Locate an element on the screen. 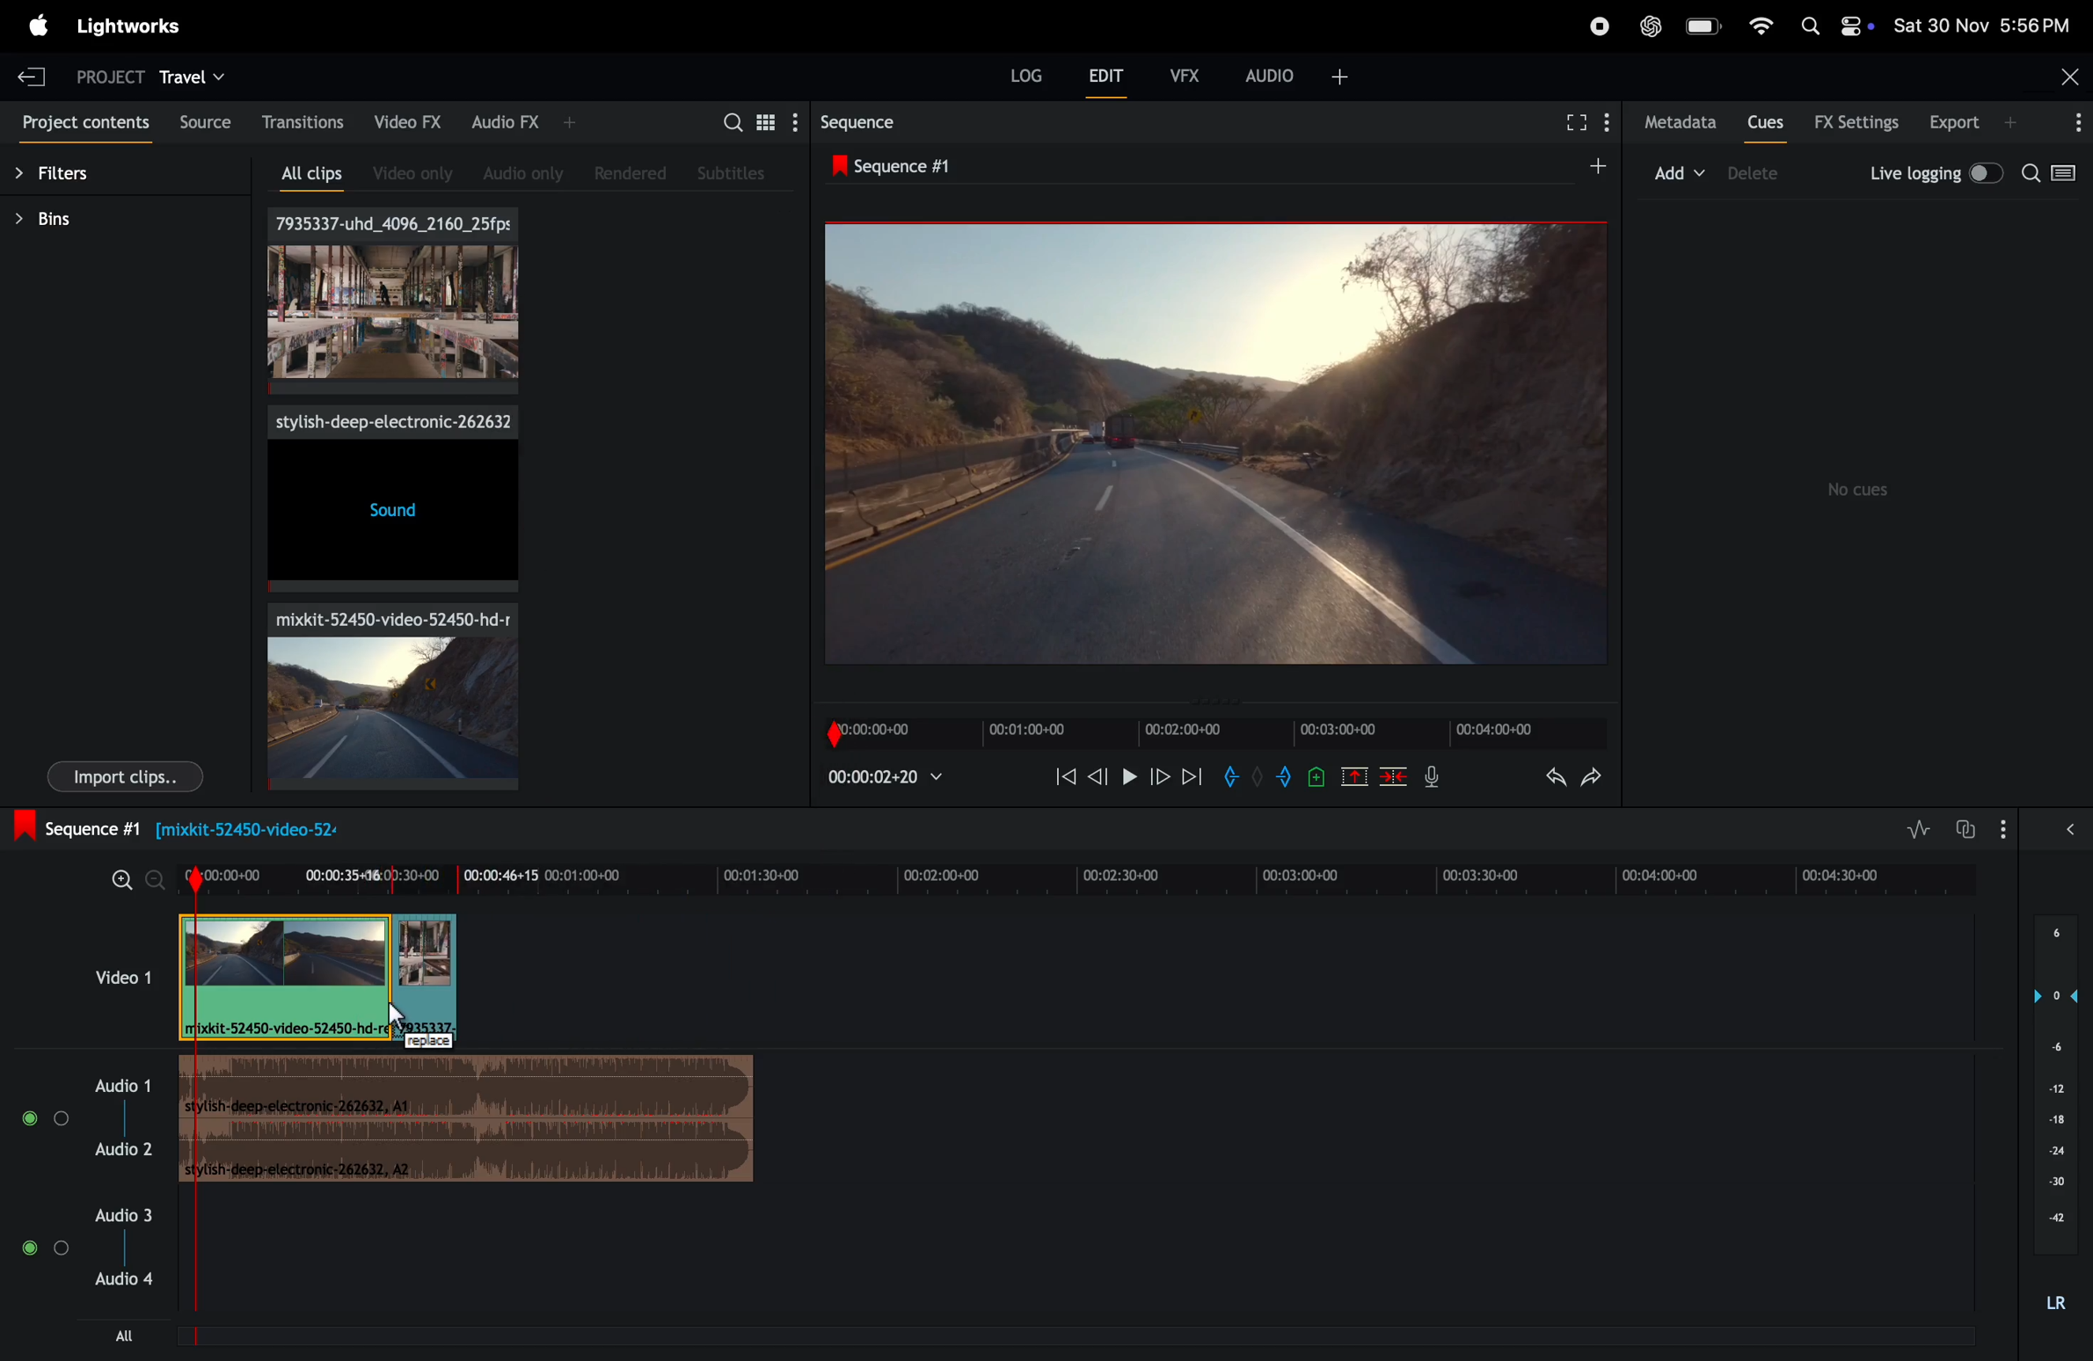 Image resolution: width=2093 pixels, height=1361 pixels. add out  is located at coordinates (1280, 780).